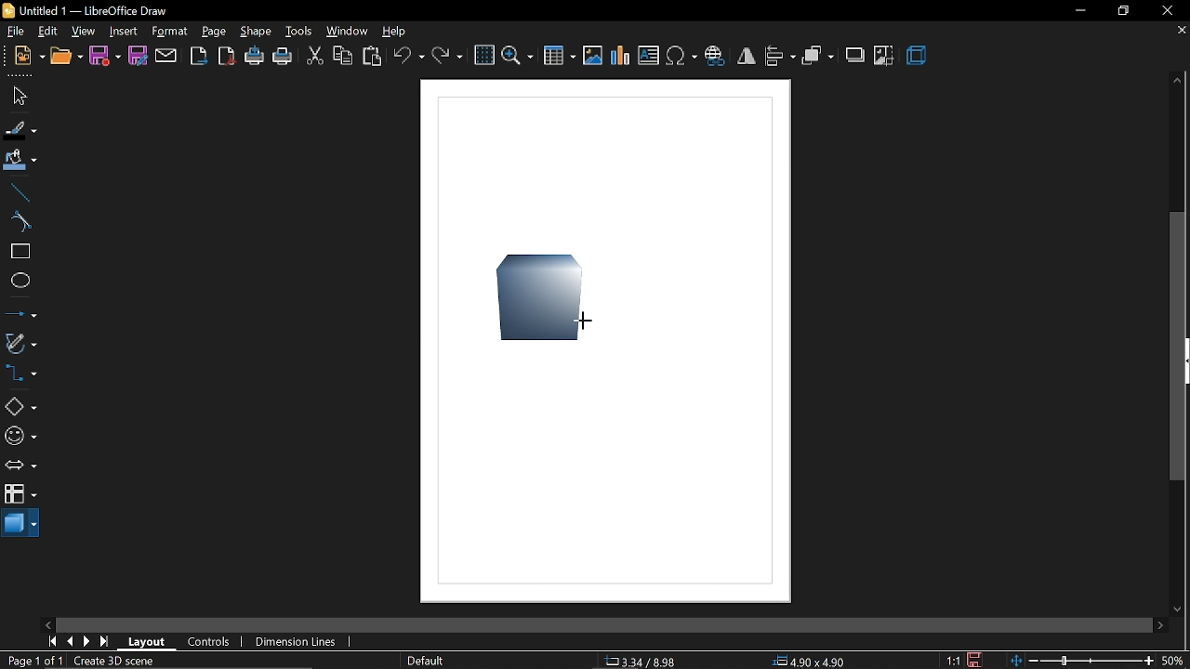  I want to click on Untitled 1 — LibreOffice Draw, so click(92, 11).